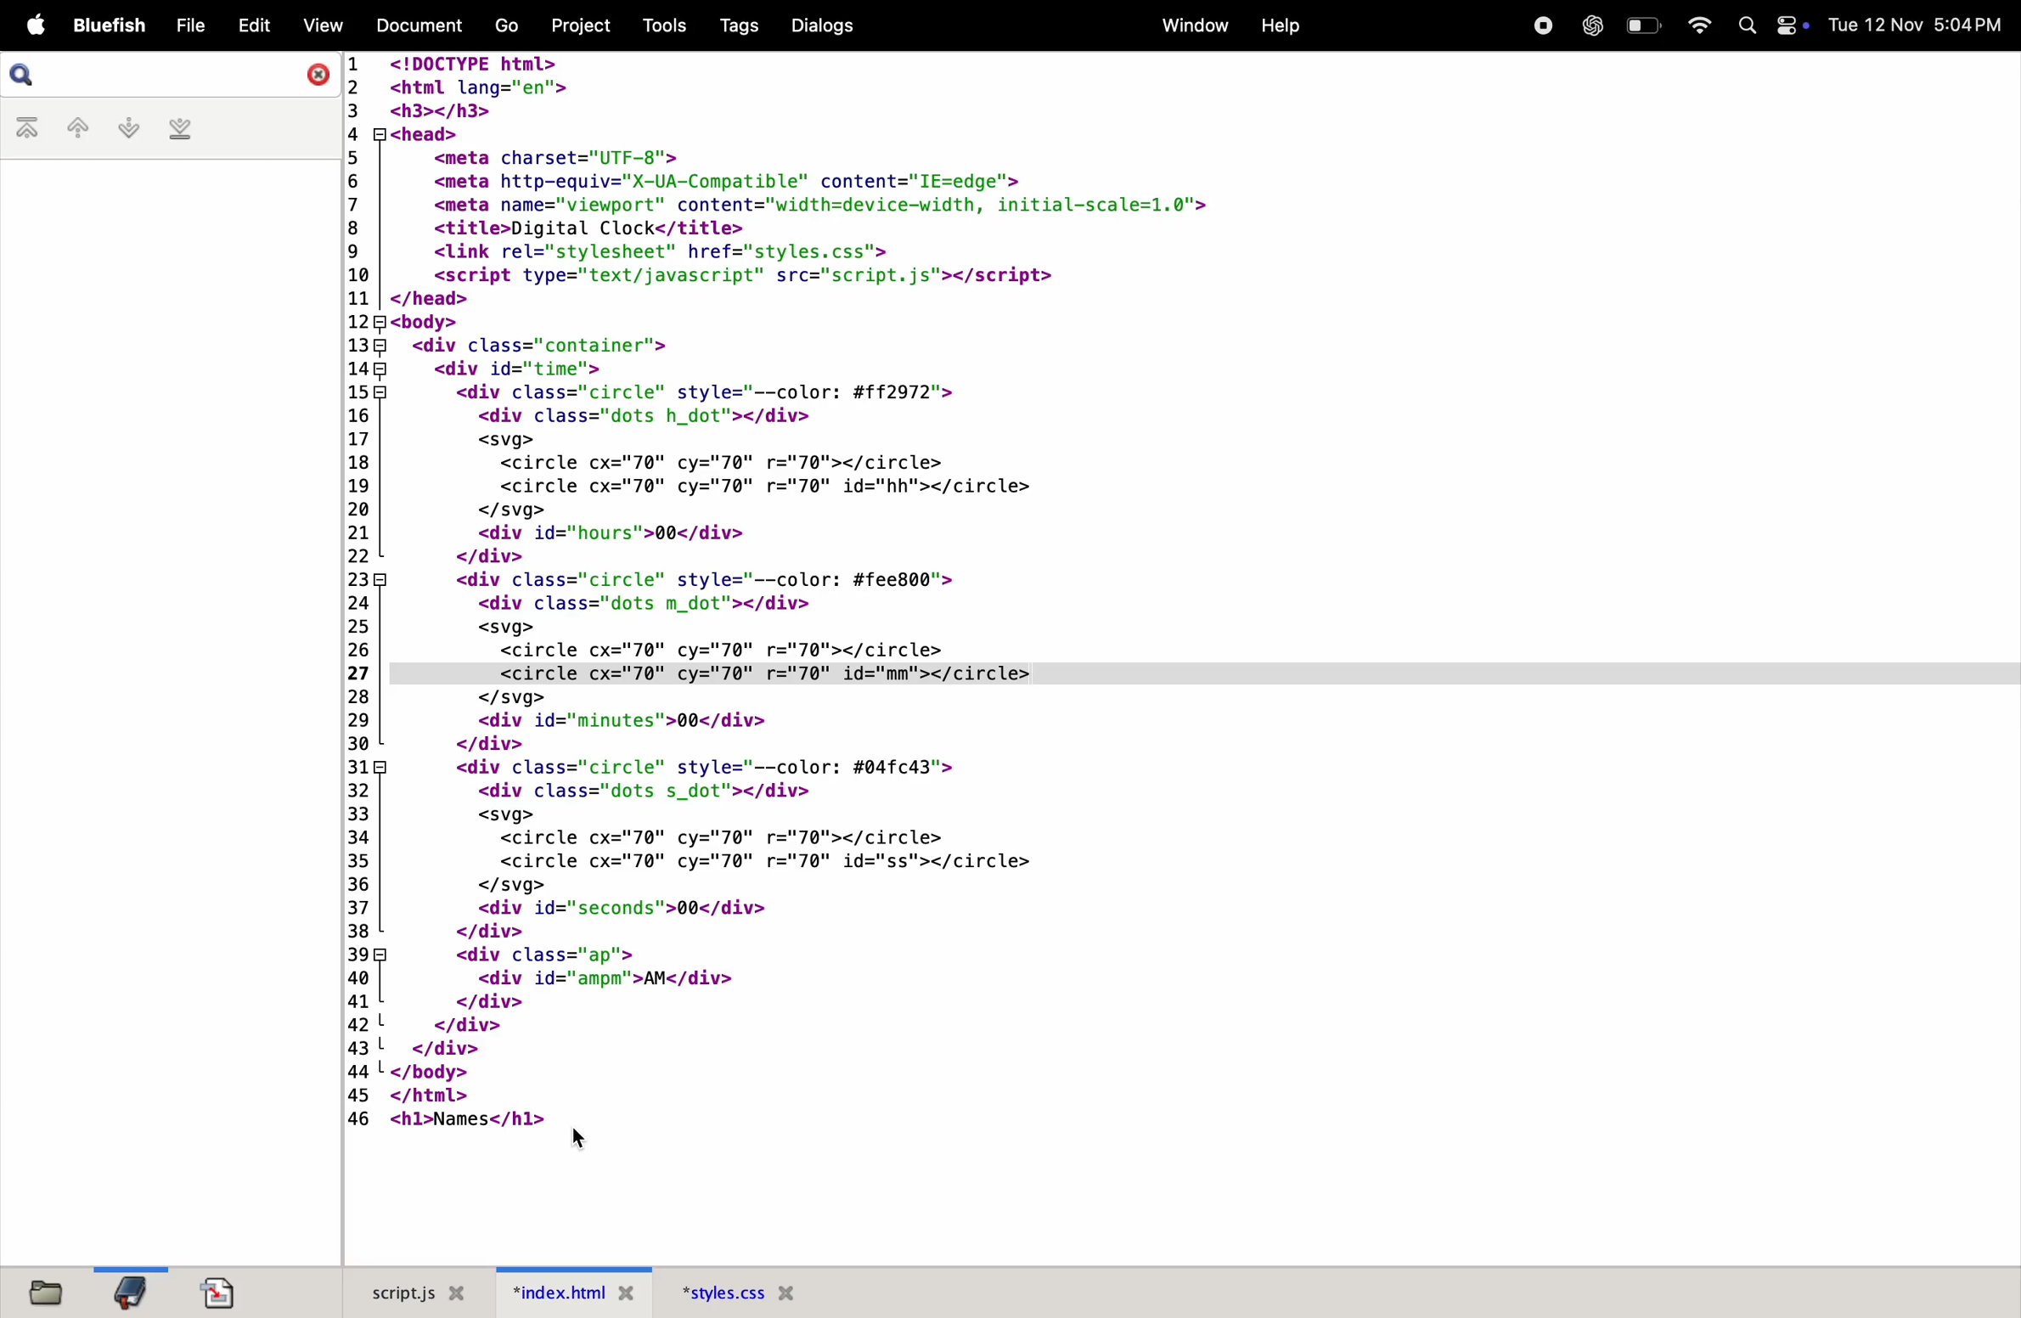 The width and height of the screenshot is (2021, 1318). Describe the element at coordinates (1747, 25) in the screenshot. I see `Search` at that location.